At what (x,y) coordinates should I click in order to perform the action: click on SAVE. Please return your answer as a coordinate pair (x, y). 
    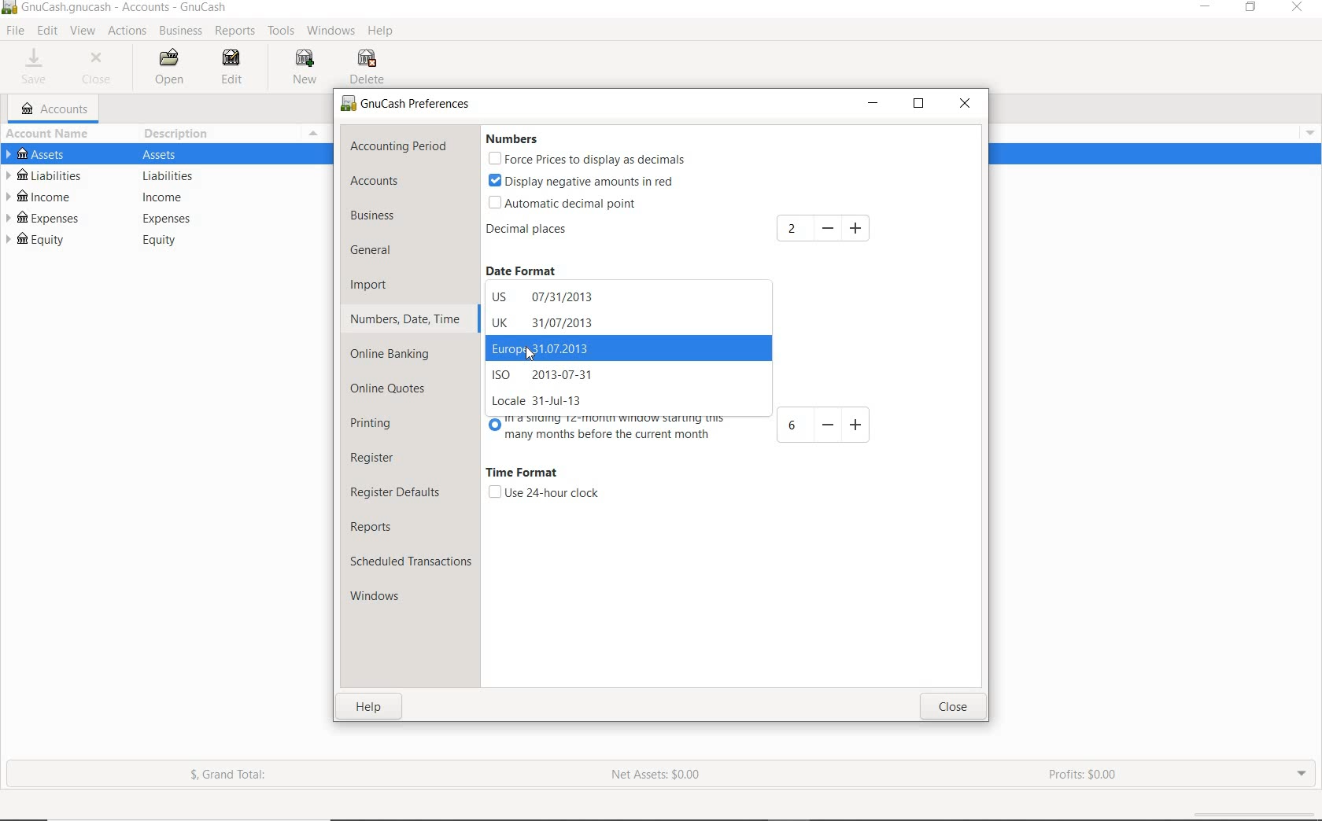
    Looking at the image, I should click on (35, 68).